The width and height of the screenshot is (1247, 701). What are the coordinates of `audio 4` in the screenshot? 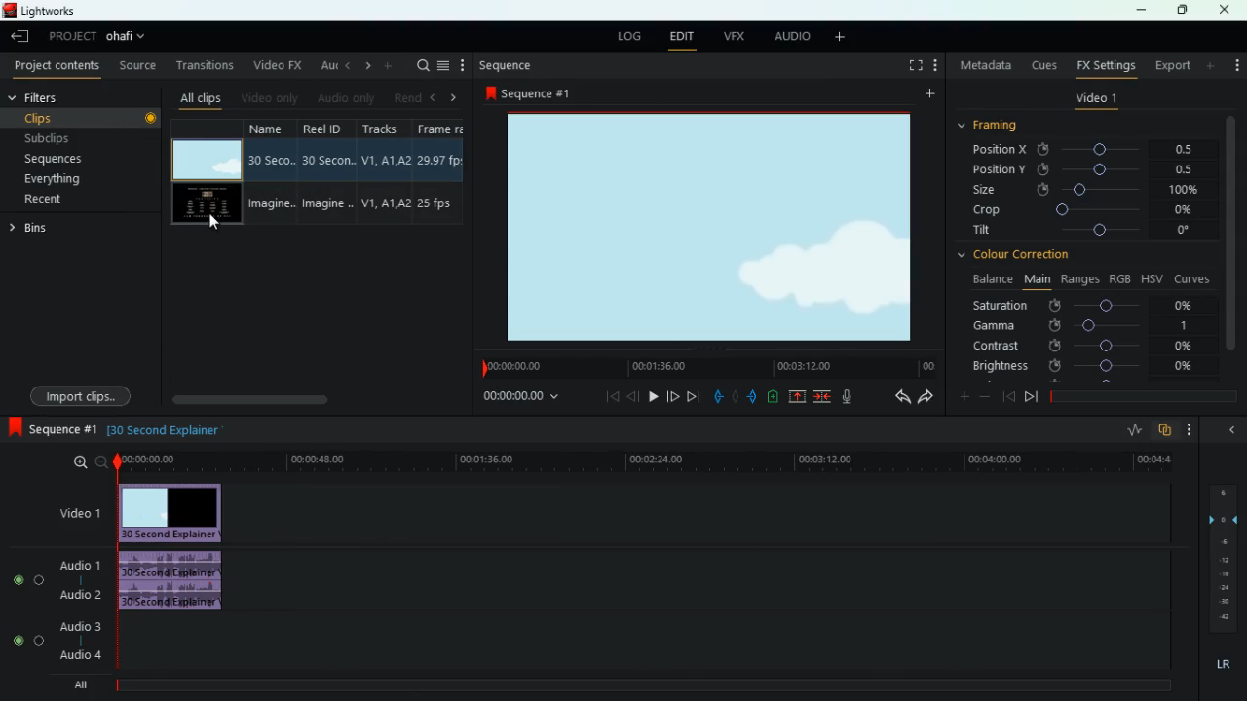 It's located at (80, 656).